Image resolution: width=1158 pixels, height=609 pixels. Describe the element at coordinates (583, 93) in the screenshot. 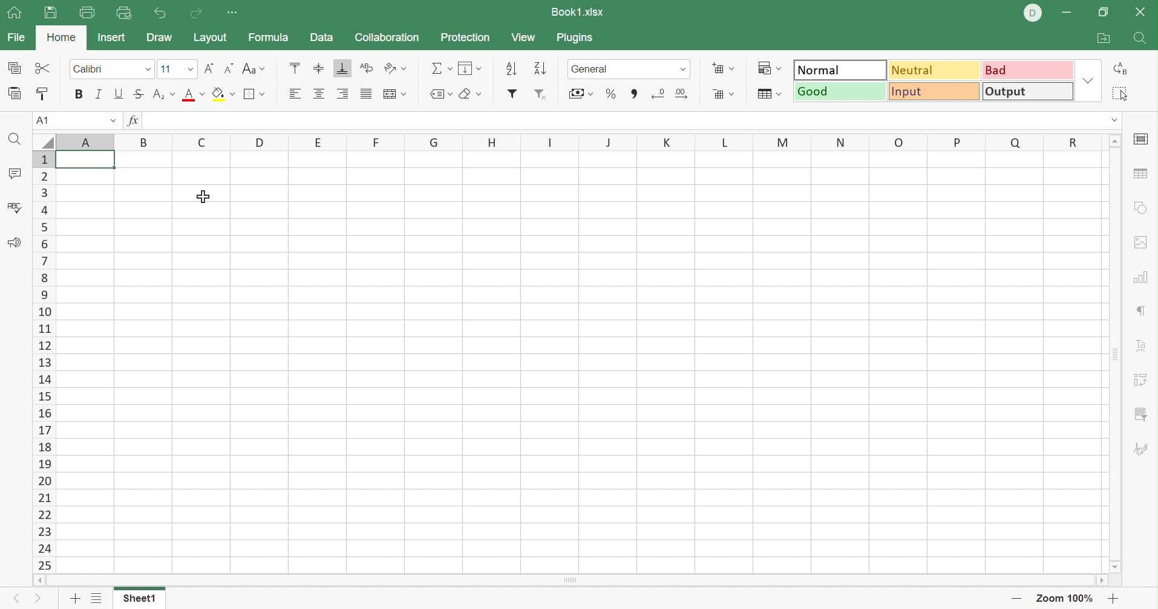

I see `Accunting style` at that location.